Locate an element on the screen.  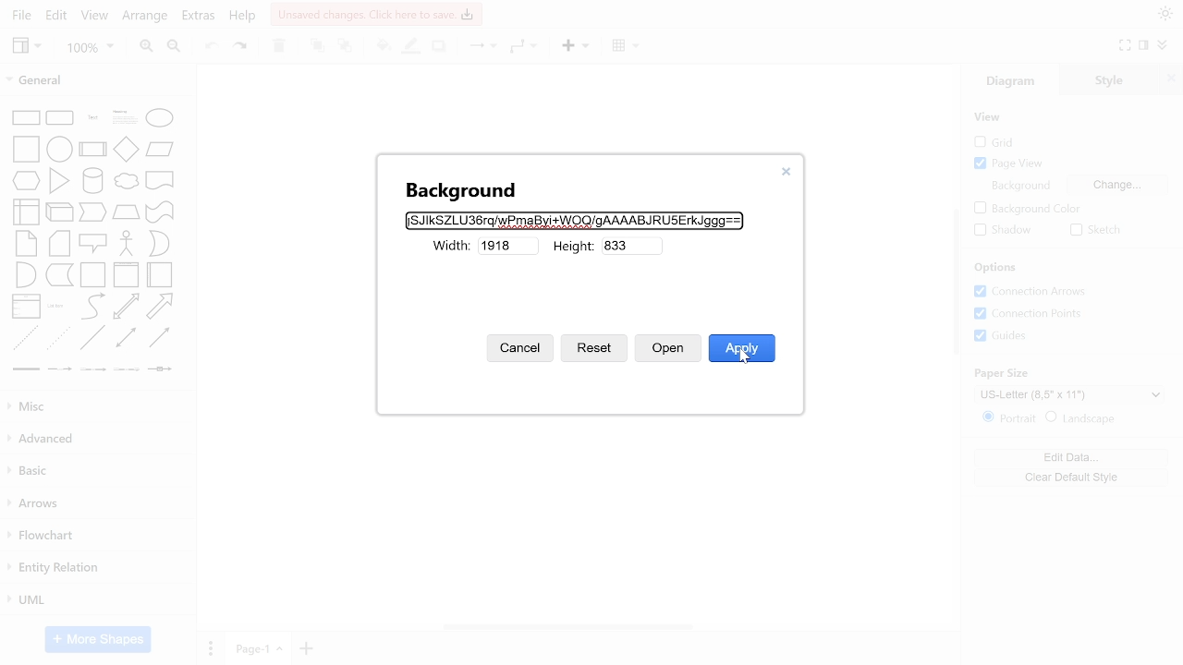
general shapes is located at coordinates (157, 117).